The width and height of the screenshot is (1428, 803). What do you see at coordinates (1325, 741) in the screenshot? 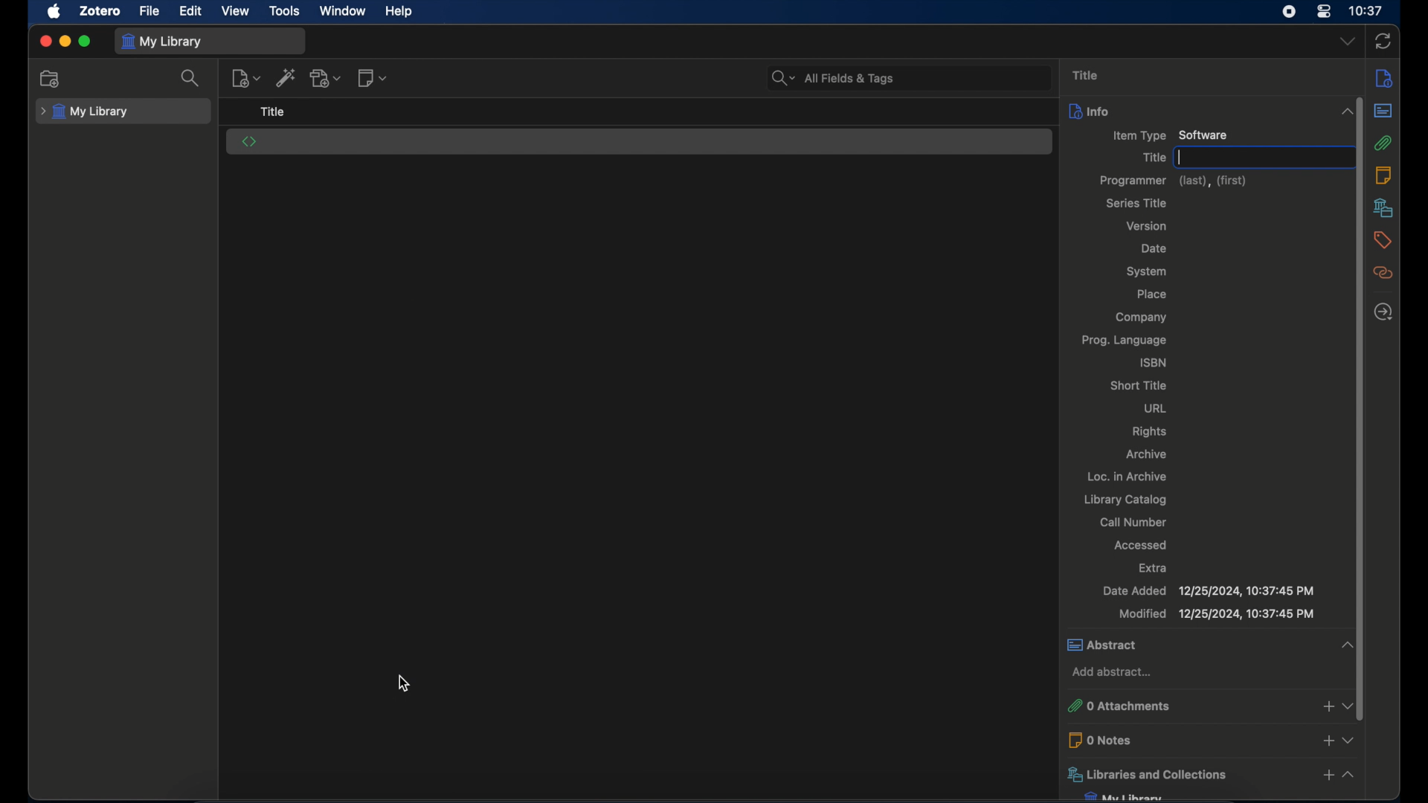
I see `add notes` at bounding box center [1325, 741].